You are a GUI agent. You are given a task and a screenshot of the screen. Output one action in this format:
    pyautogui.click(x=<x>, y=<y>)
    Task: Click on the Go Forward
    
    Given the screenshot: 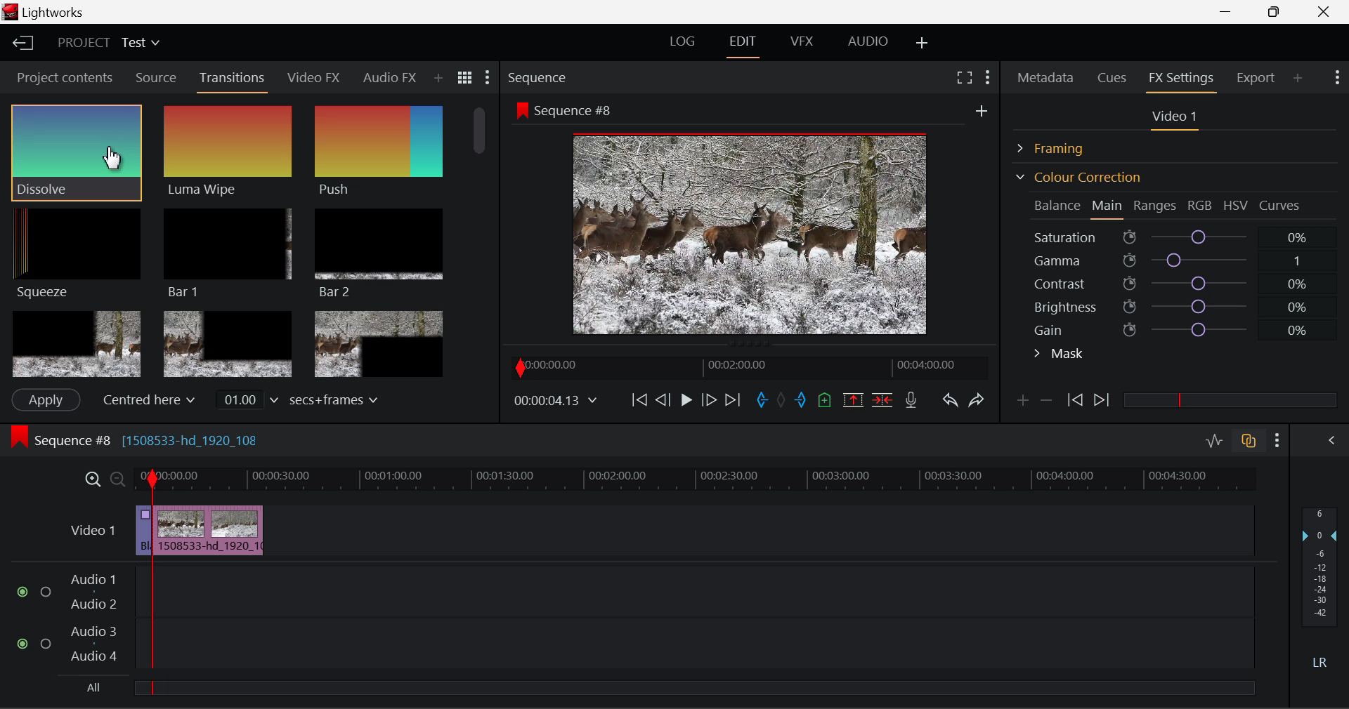 What is the action you would take?
    pyautogui.click(x=709, y=399)
    